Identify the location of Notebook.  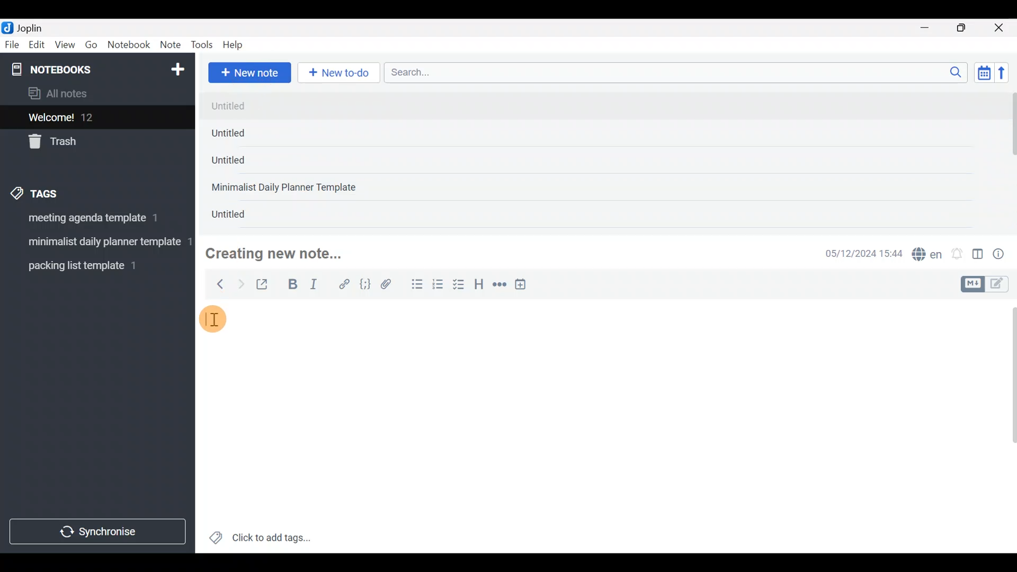
(129, 45).